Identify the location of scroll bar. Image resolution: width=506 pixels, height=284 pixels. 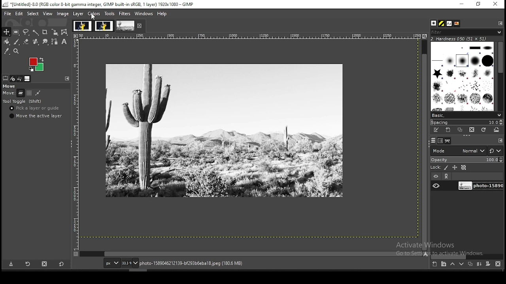
(251, 254).